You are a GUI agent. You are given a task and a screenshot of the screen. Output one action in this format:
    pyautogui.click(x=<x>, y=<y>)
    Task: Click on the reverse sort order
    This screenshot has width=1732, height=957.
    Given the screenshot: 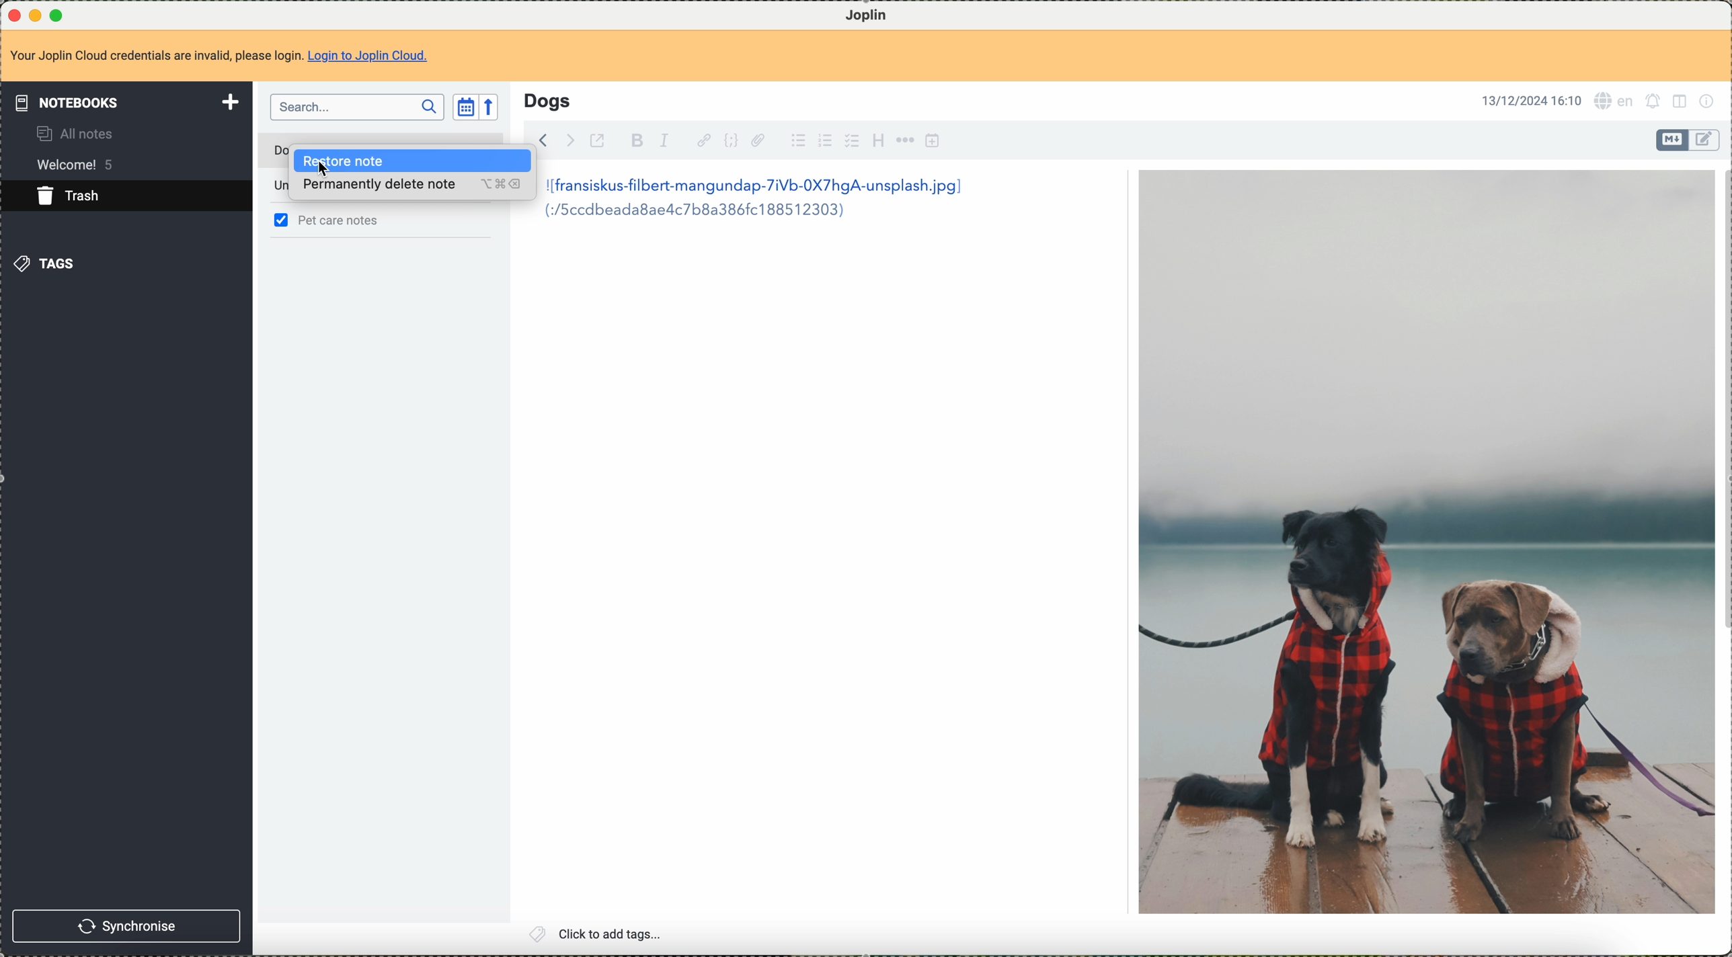 What is the action you would take?
    pyautogui.click(x=495, y=108)
    